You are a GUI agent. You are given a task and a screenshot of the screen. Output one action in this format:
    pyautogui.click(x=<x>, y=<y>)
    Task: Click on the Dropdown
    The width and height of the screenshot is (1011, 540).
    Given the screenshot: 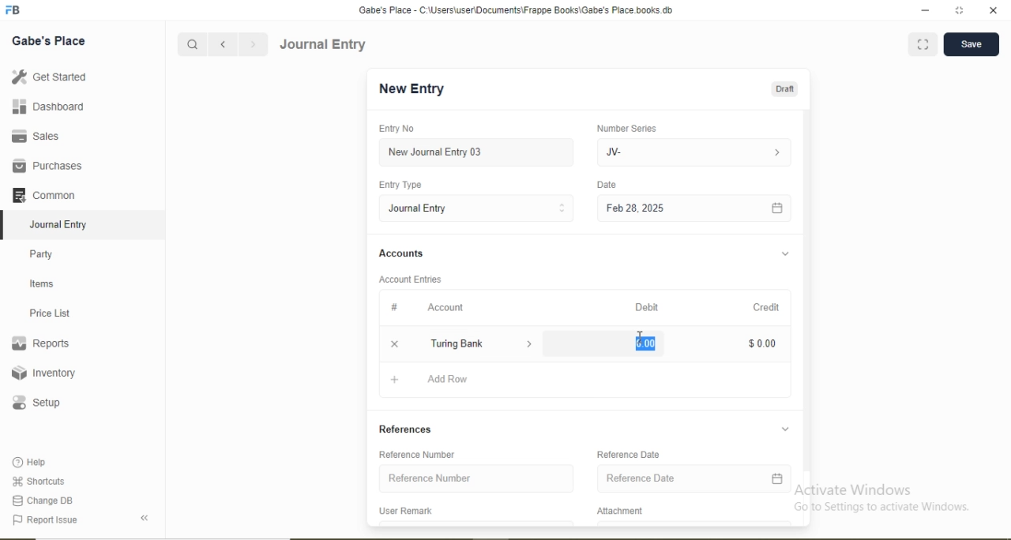 What is the action you would take?
    pyautogui.click(x=531, y=344)
    